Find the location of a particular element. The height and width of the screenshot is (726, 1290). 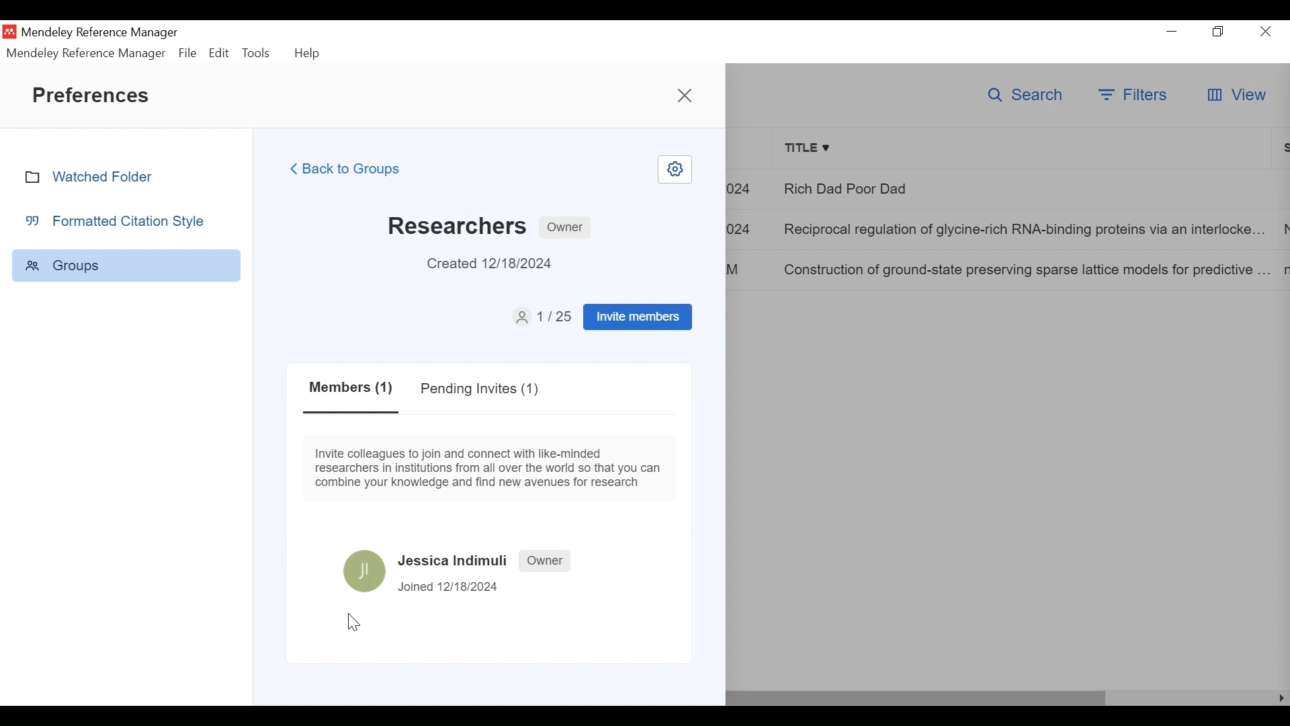

Construction of ground-state preserving sparse lattice models for predictive.. is located at coordinates (1025, 269).